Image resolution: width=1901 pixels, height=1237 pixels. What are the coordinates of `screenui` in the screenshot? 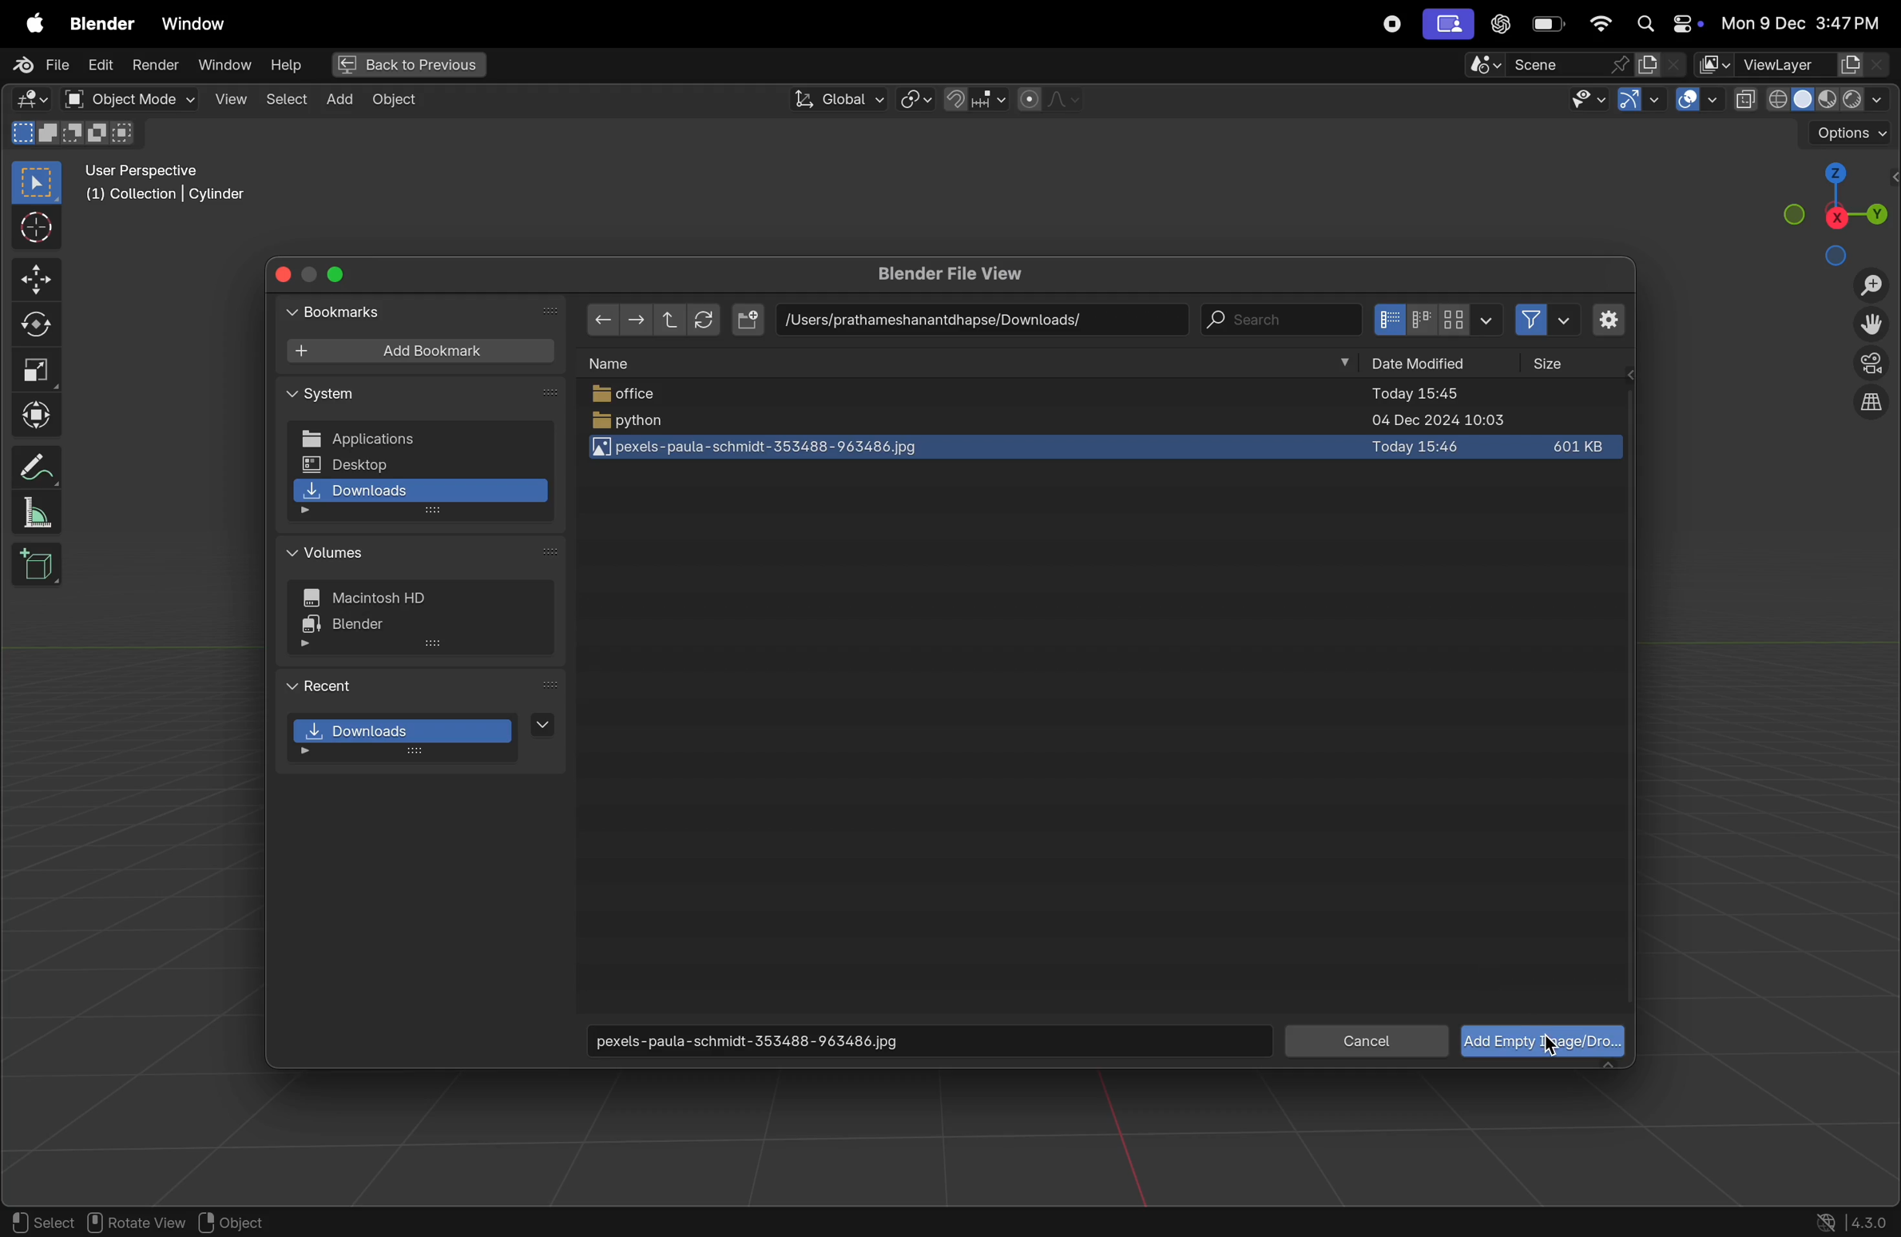 It's located at (1447, 23).